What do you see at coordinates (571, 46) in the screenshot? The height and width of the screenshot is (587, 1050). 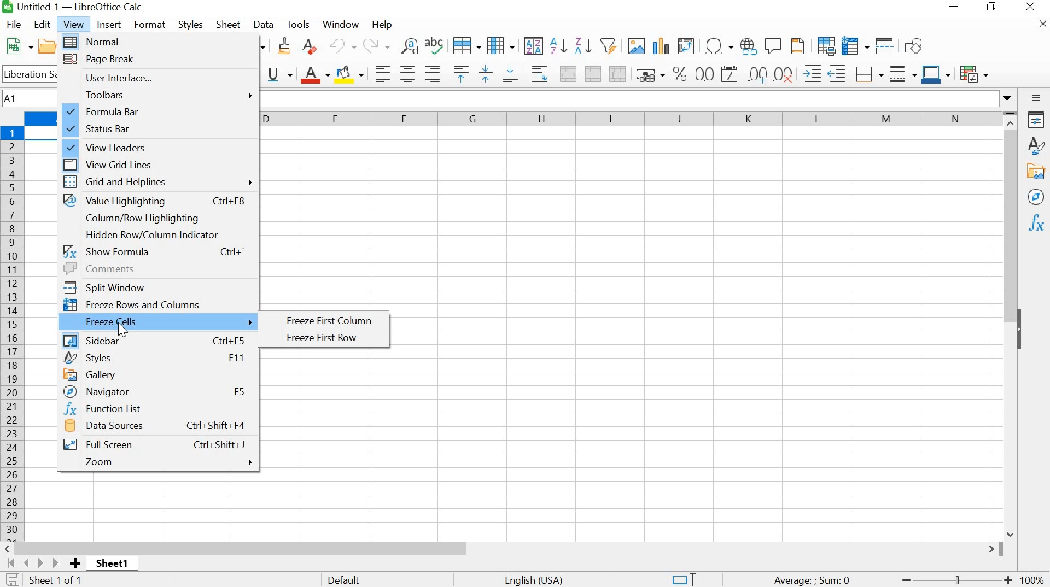 I see `SORT ASCENDING OR SORT DESCENDING` at bounding box center [571, 46].